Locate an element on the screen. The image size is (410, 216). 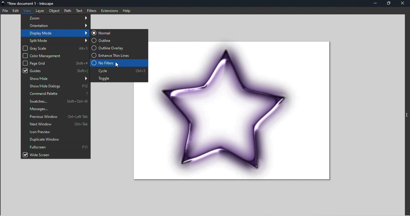
Icon preview is located at coordinates (56, 131).